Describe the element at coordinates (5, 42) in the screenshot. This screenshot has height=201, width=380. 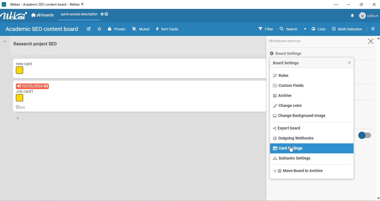
I see `add` at that location.